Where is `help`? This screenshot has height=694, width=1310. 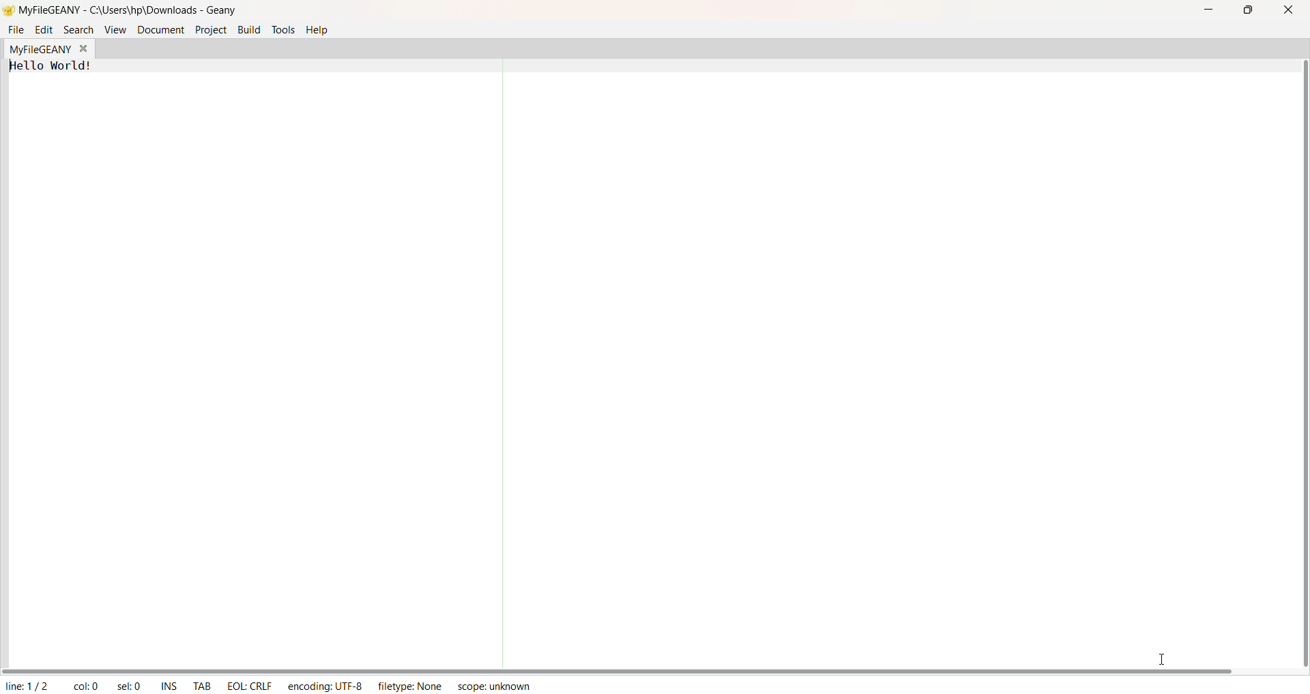
help is located at coordinates (321, 30).